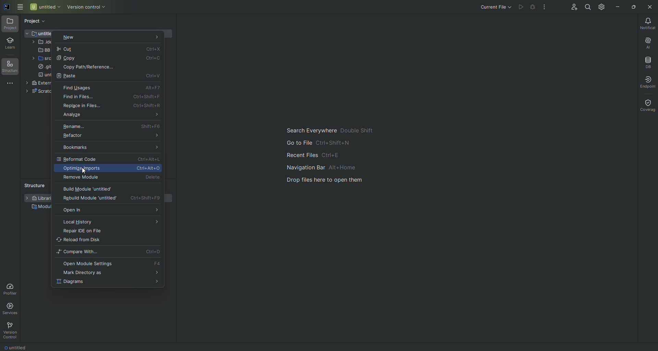 The width and height of the screenshot is (658, 351). I want to click on Main guide to search and navigate the files., so click(325, 157).